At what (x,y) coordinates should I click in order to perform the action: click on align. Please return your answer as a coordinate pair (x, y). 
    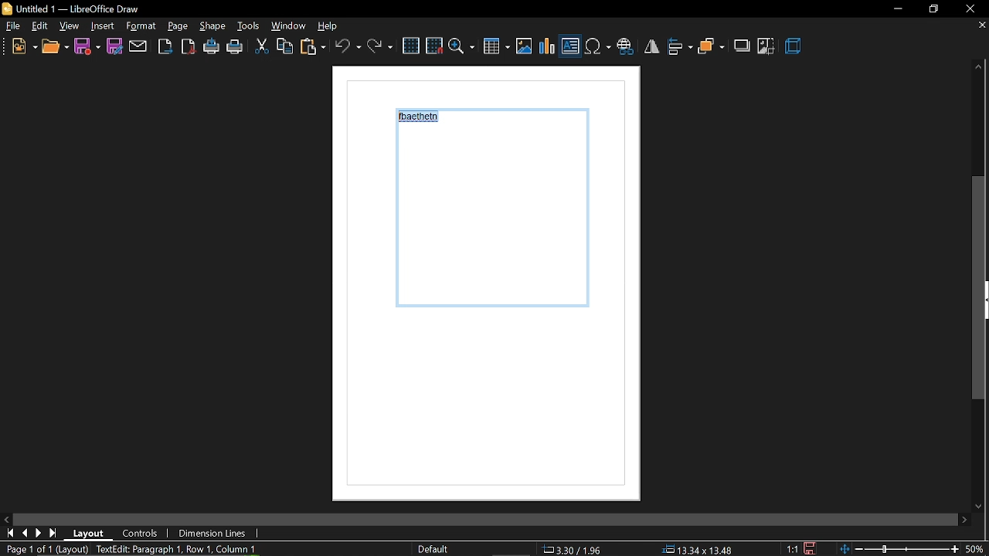
    Looking at the image, I should click on (680, 48).